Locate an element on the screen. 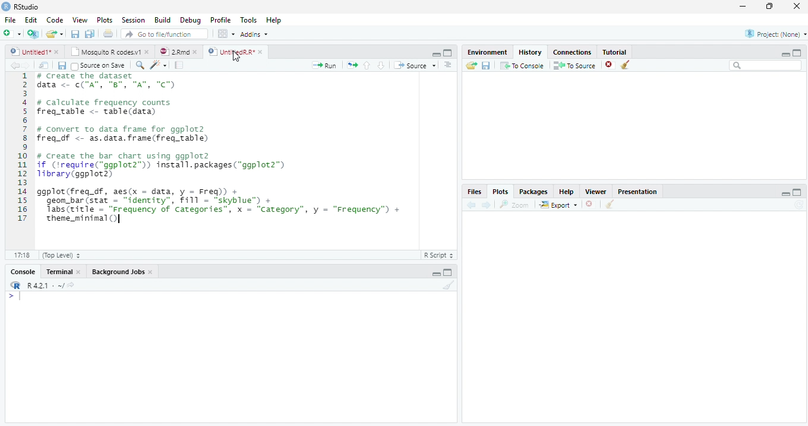  Maximize is located at coordinates (447, 53).